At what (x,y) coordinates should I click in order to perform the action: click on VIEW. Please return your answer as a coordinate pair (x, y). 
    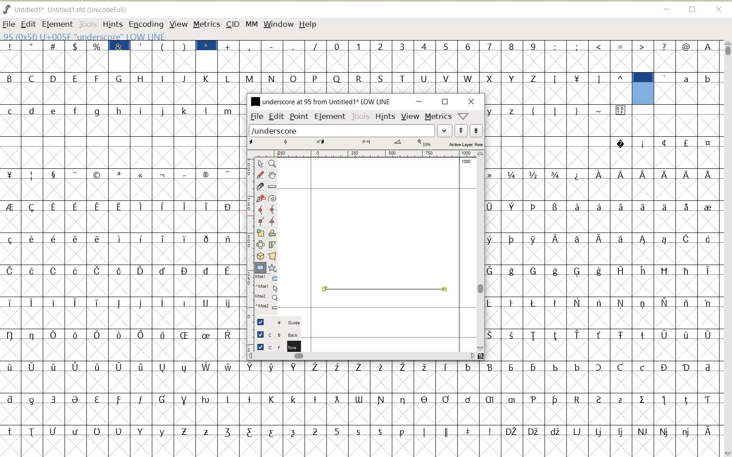
    Looking at the image, I should click on (177, 24).